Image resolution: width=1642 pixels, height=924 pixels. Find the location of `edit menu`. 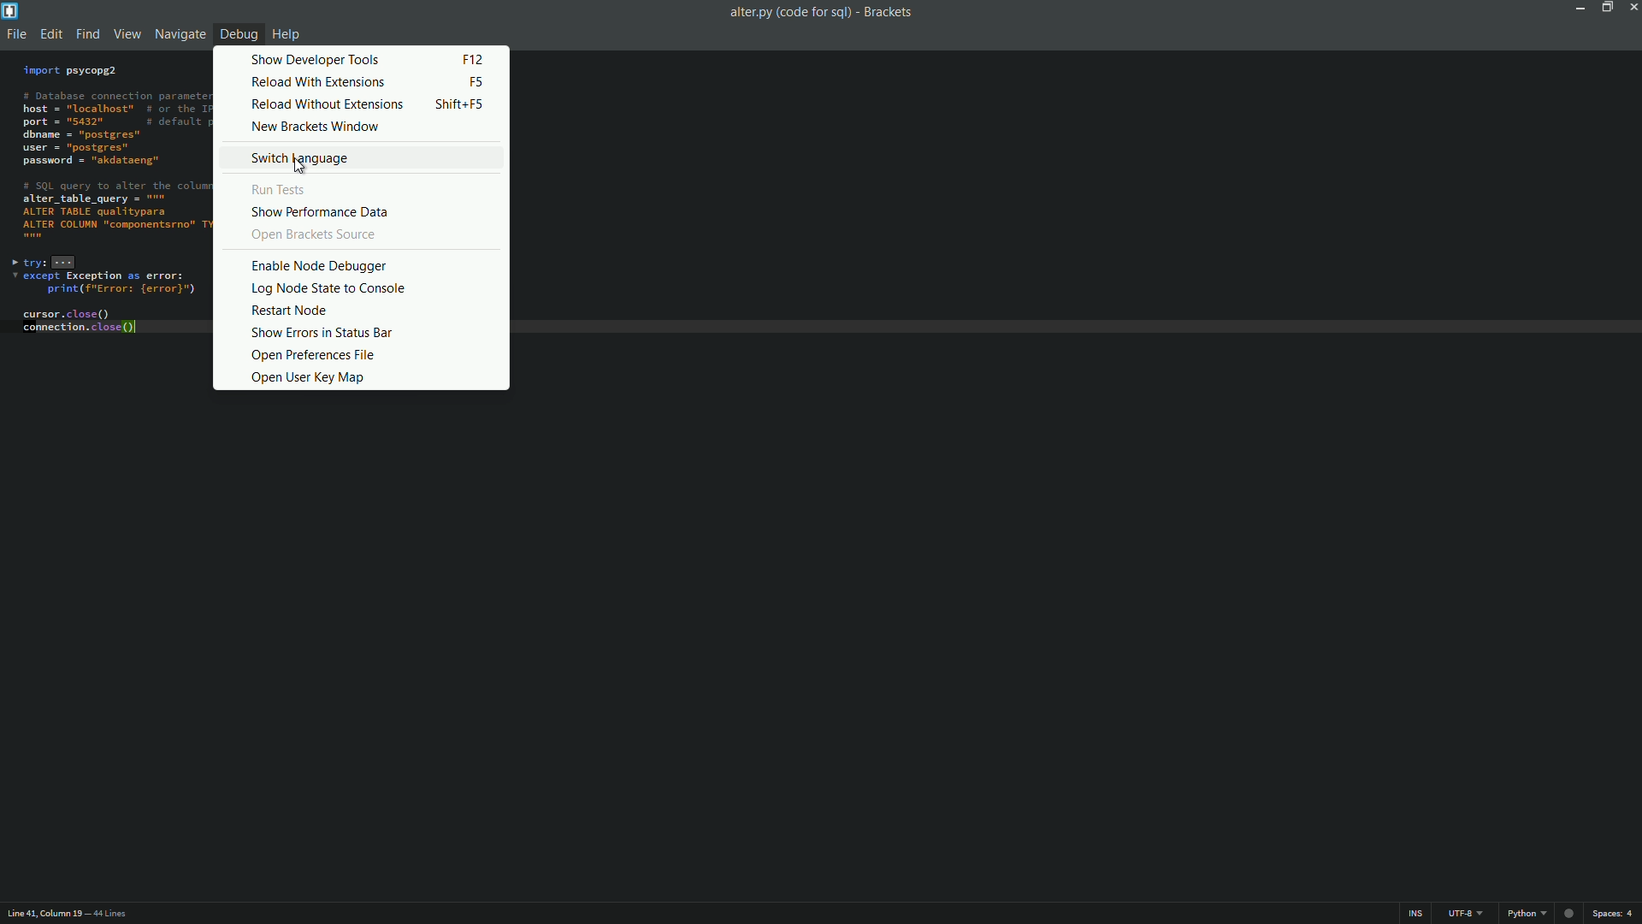

edit menu is located at coordinates (50, 33).